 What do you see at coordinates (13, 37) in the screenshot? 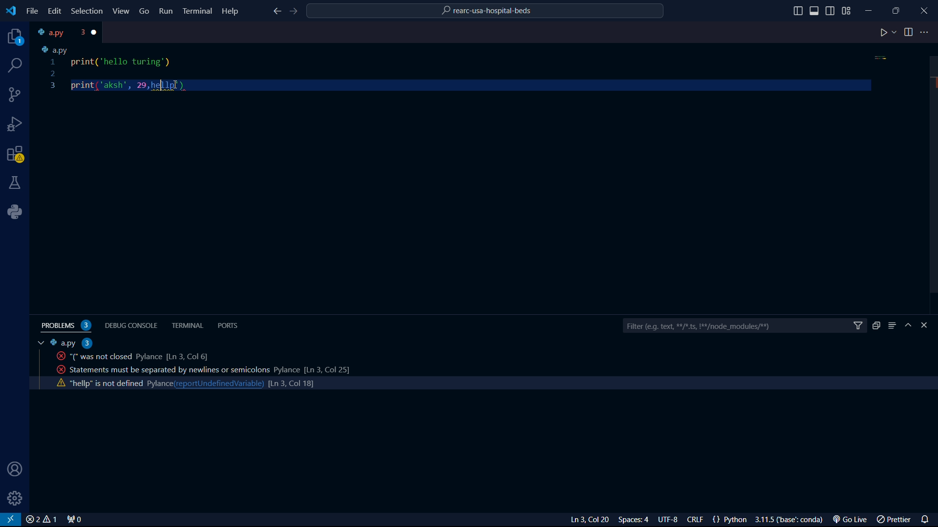
I see `projects` at bounding box center [13, 37].